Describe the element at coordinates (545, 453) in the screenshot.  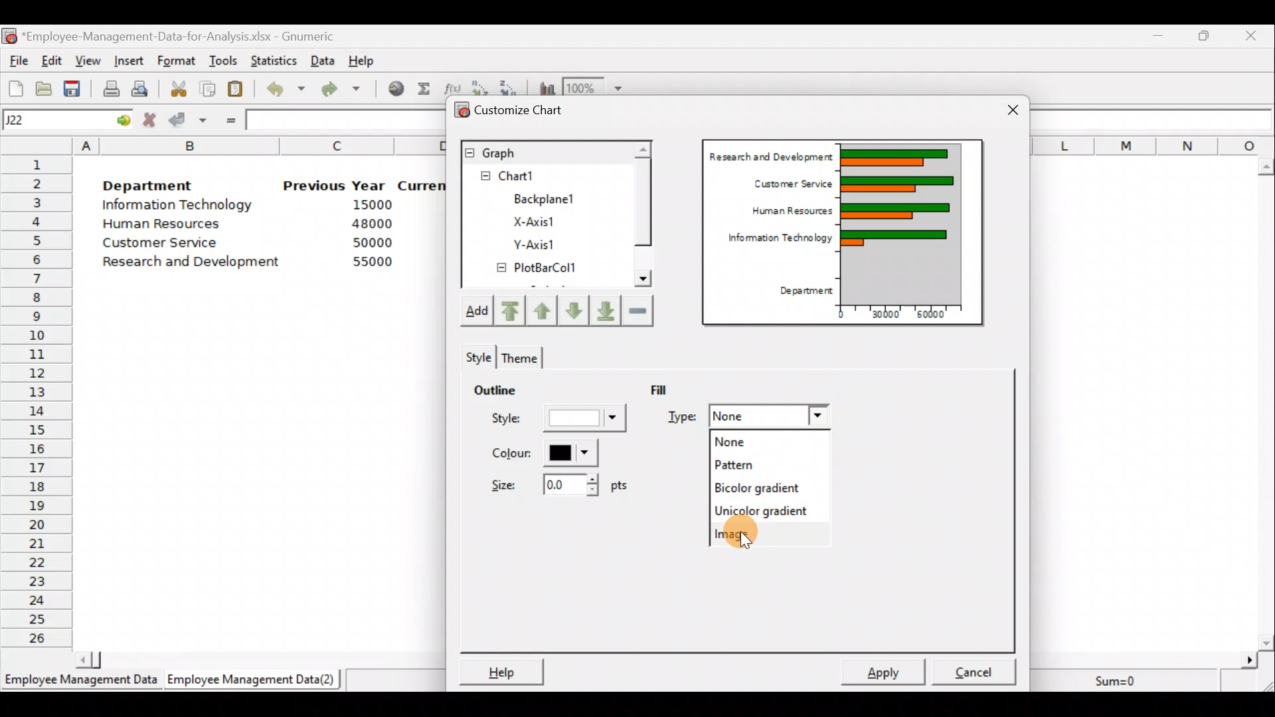
I see `Color` at that location.